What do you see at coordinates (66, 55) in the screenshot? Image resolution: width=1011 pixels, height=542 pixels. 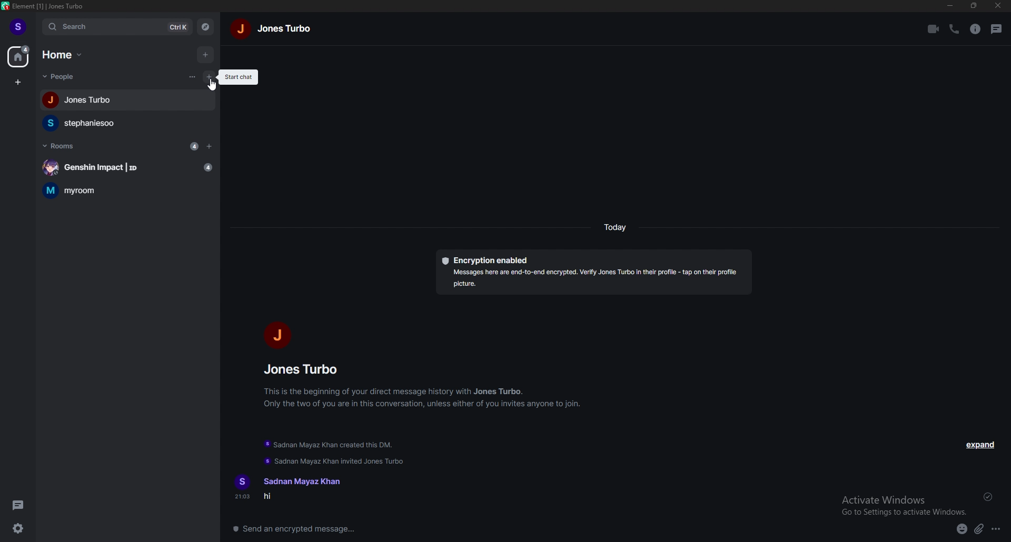 I see `home` at bounding box center [66, 55].